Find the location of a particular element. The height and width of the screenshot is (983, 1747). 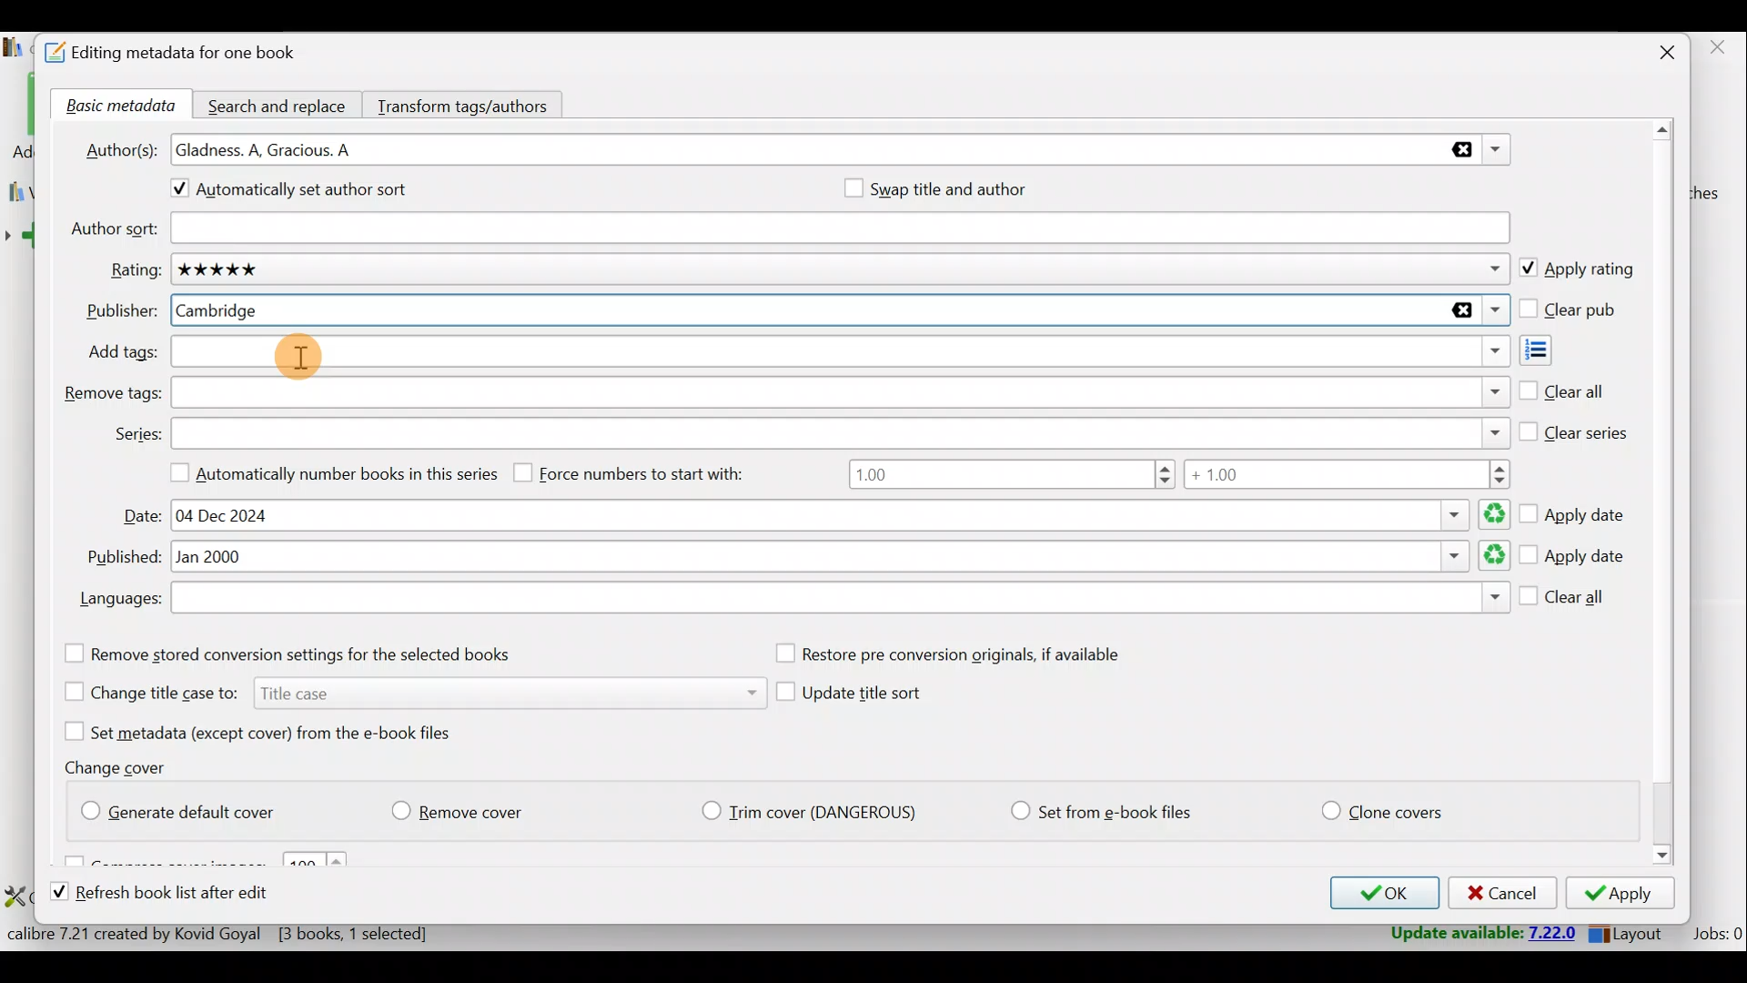

Clear all is located at coordinates (1562, 388).